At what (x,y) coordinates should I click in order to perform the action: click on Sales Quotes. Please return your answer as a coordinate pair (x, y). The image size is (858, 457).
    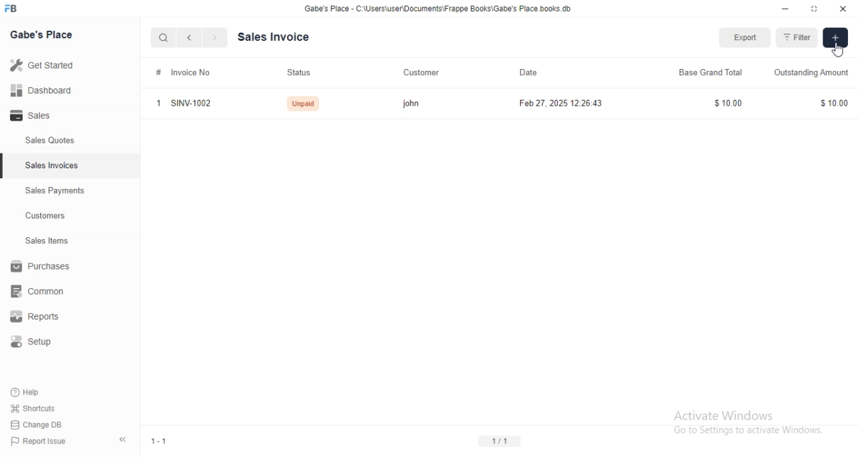
    Looking at the image, I should click on (43, 141).